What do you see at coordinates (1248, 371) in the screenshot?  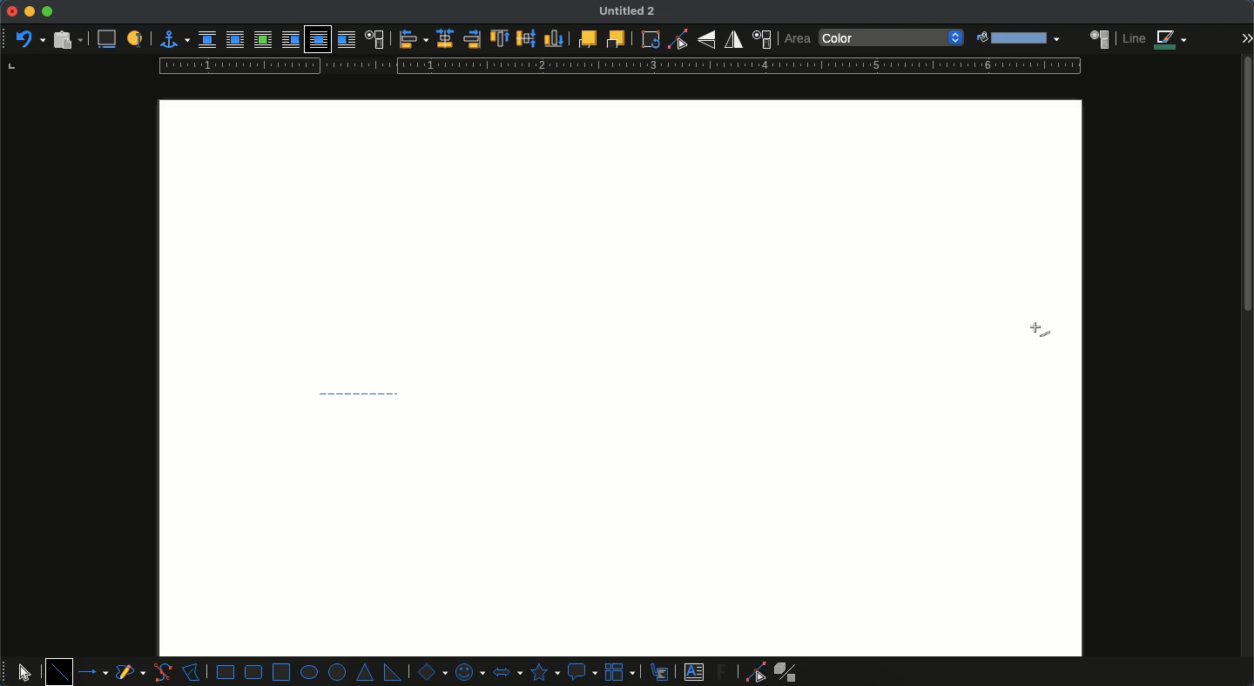 I see `scroll` at bounding box center [1248, 371].